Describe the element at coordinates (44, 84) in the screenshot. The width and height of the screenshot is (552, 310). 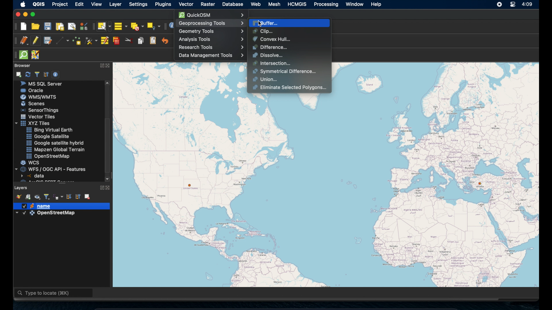
I see `ms sql server` at that location.